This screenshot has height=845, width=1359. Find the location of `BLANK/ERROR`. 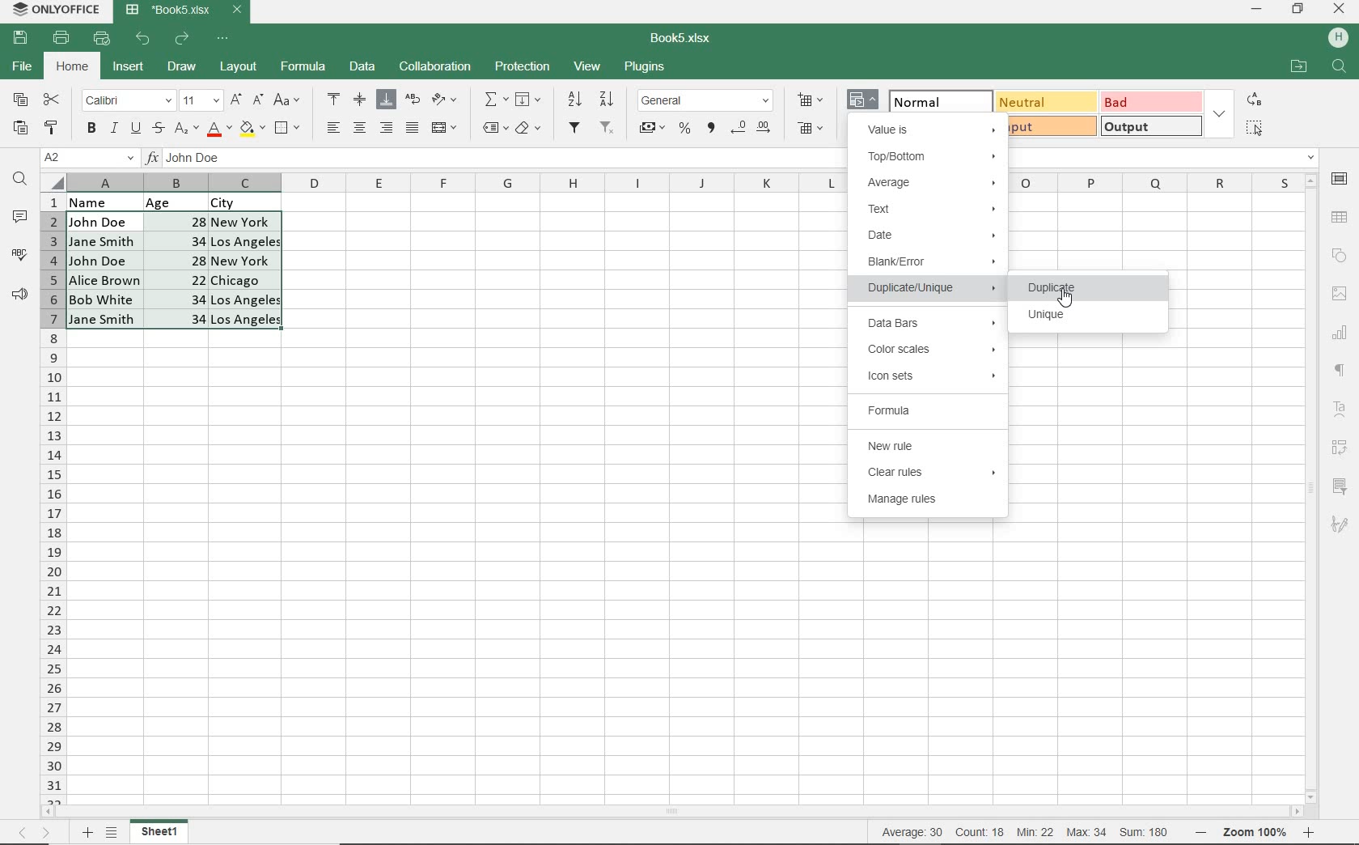

BLANK/ERROR is located at coordinates (929, 265).